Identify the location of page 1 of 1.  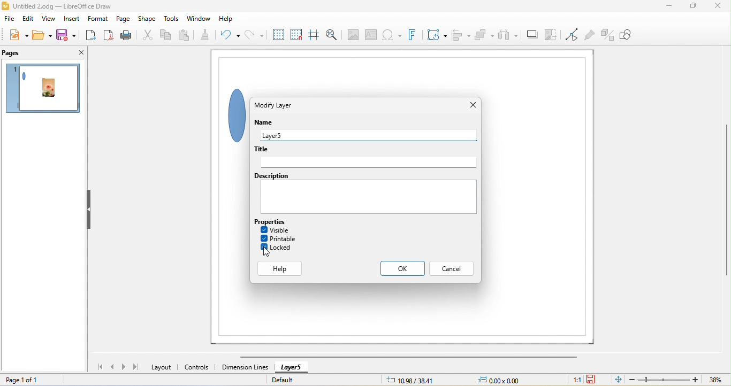
(22, 380).